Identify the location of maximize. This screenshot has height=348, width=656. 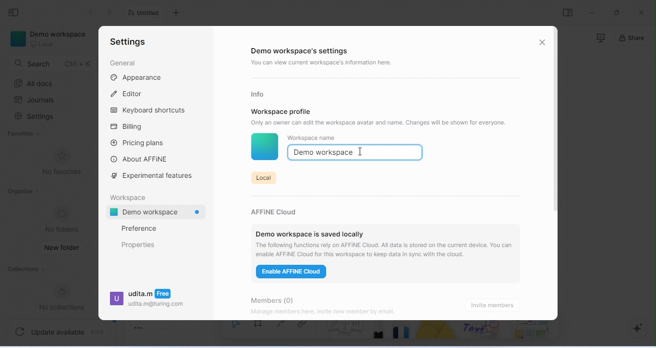
(618, 12).